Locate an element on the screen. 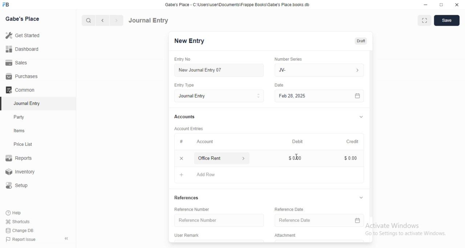  FB logo is located at coordinates (7, 5).